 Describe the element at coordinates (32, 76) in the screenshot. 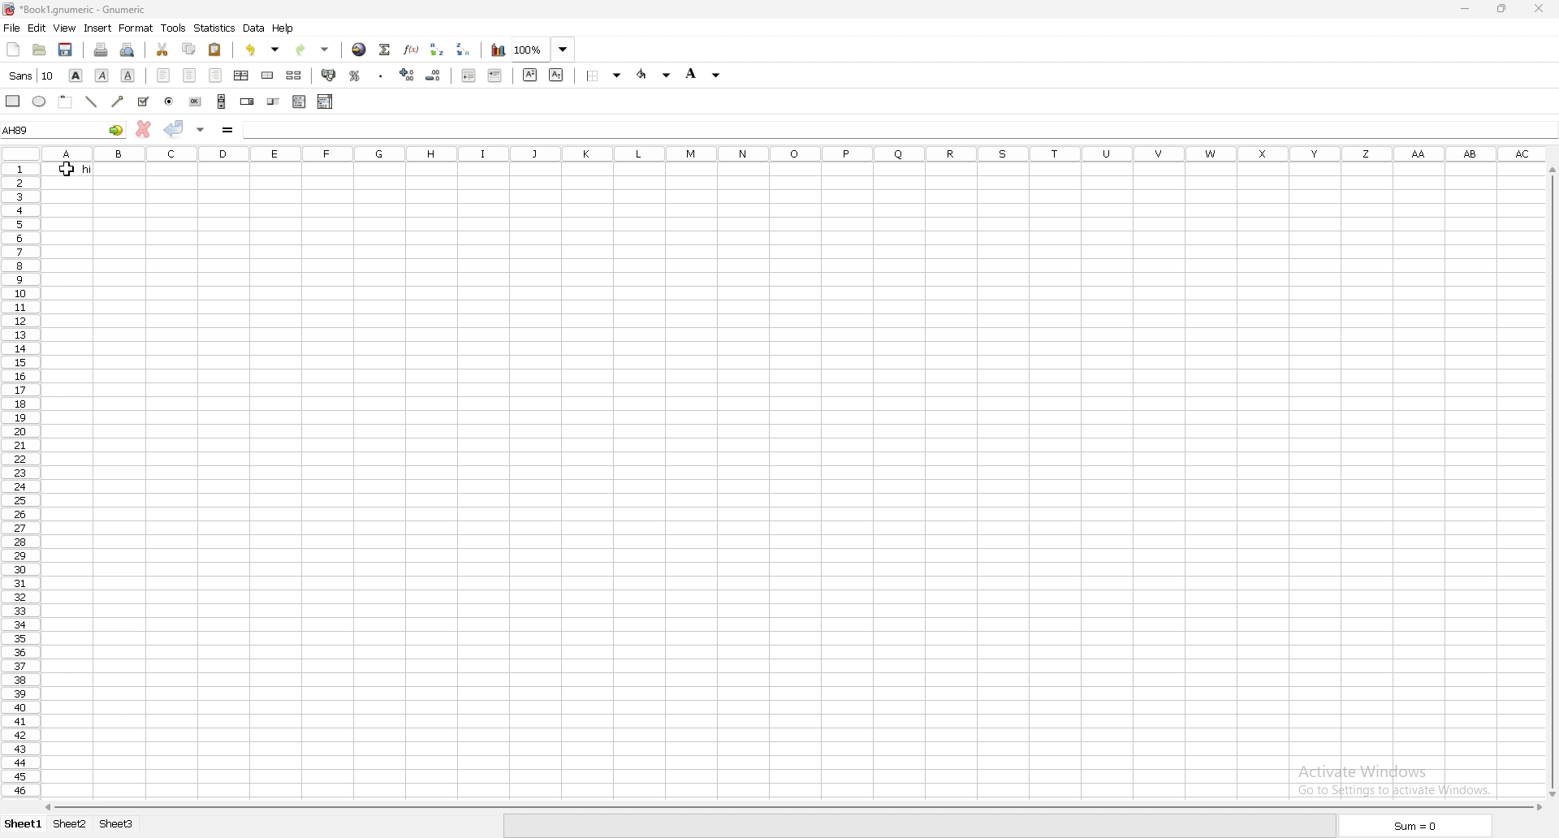

I see `font` at that location.